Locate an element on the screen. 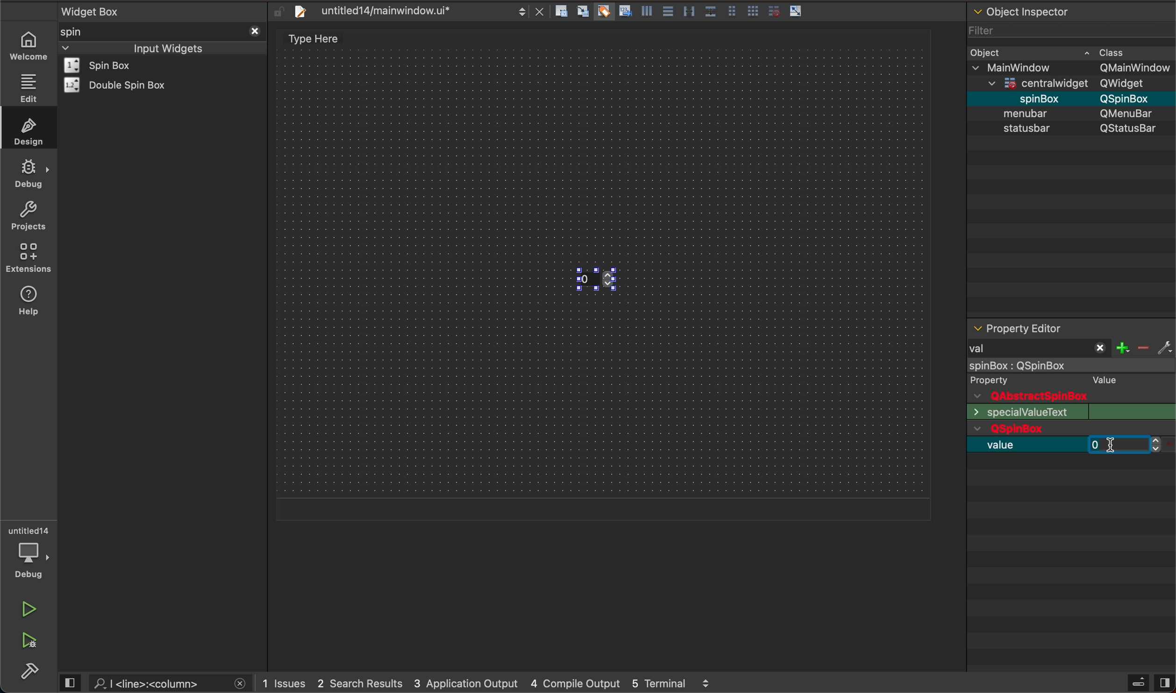 This screenshot has width=1176, height=693. projects is located at coordinates (28, 215).